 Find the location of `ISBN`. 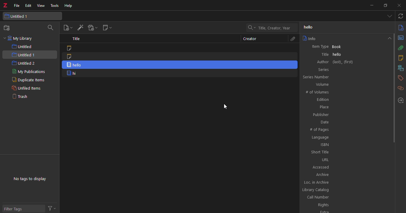

ISBN is located at coordinates (346, 144).